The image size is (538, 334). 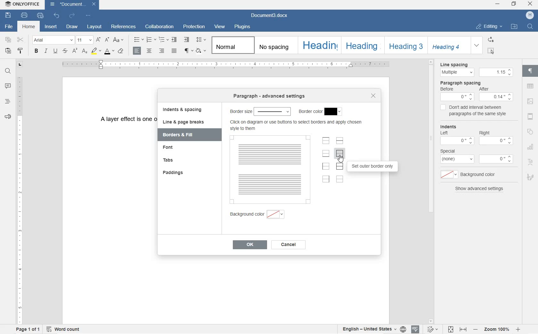 I want to click on FILE, so click(x=8, y=27).